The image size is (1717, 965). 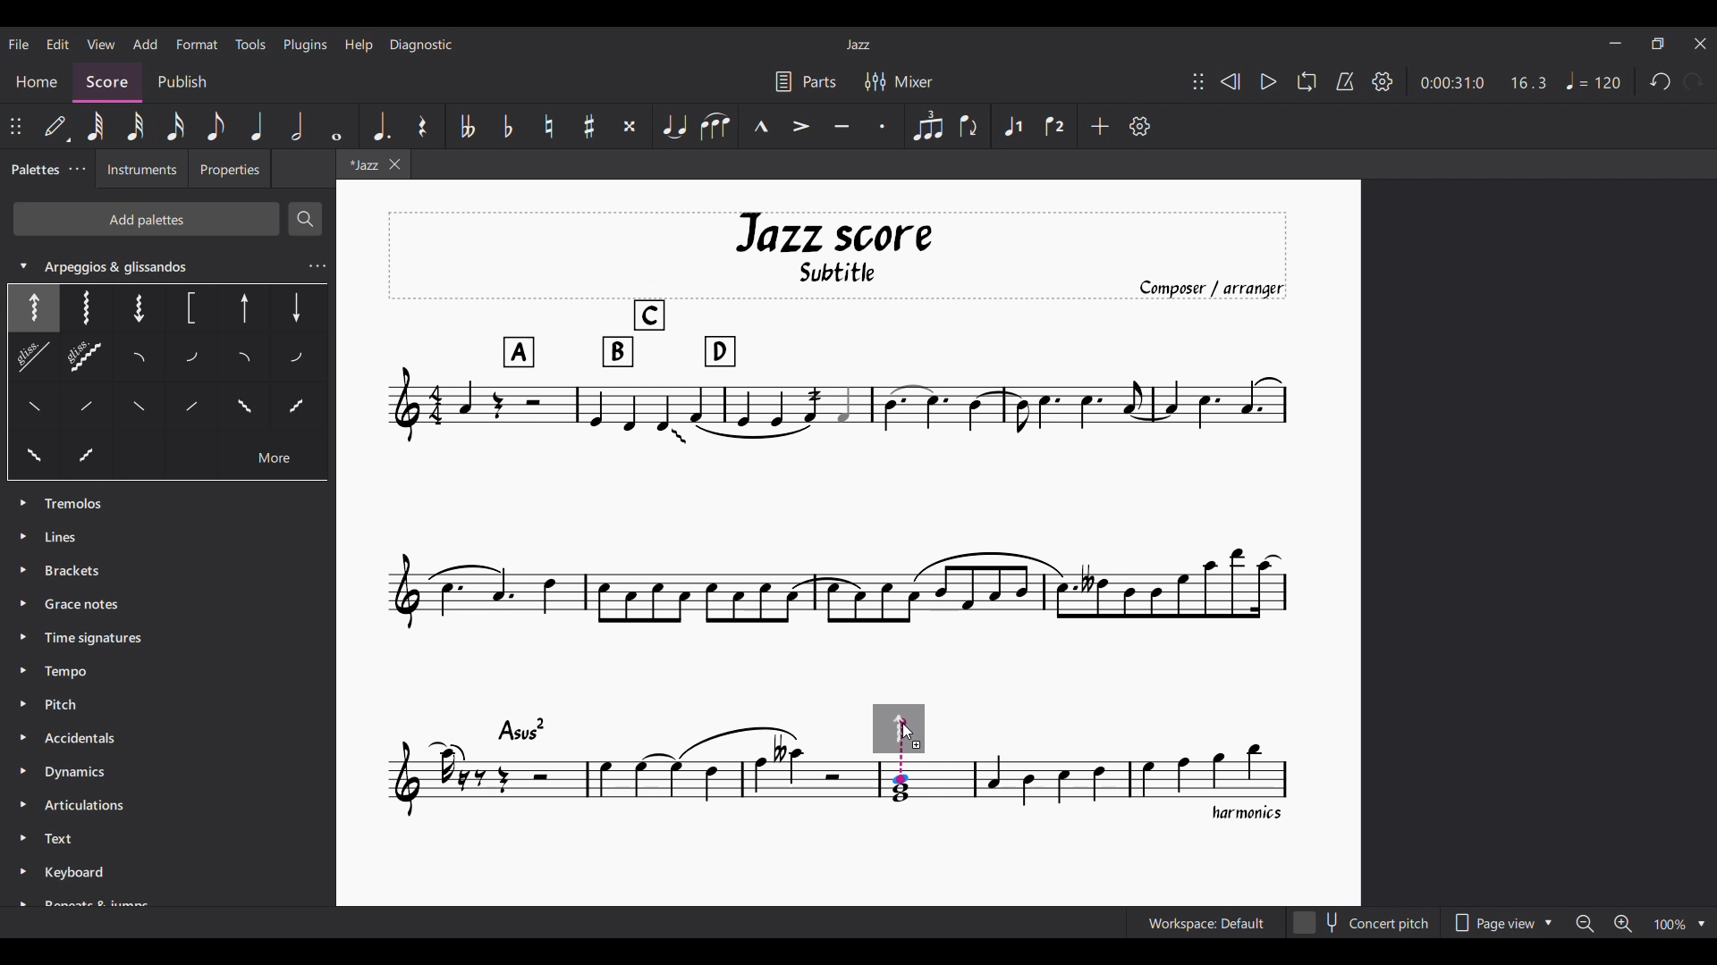 I want to click on Tools menu, so click(x=250, y=44).